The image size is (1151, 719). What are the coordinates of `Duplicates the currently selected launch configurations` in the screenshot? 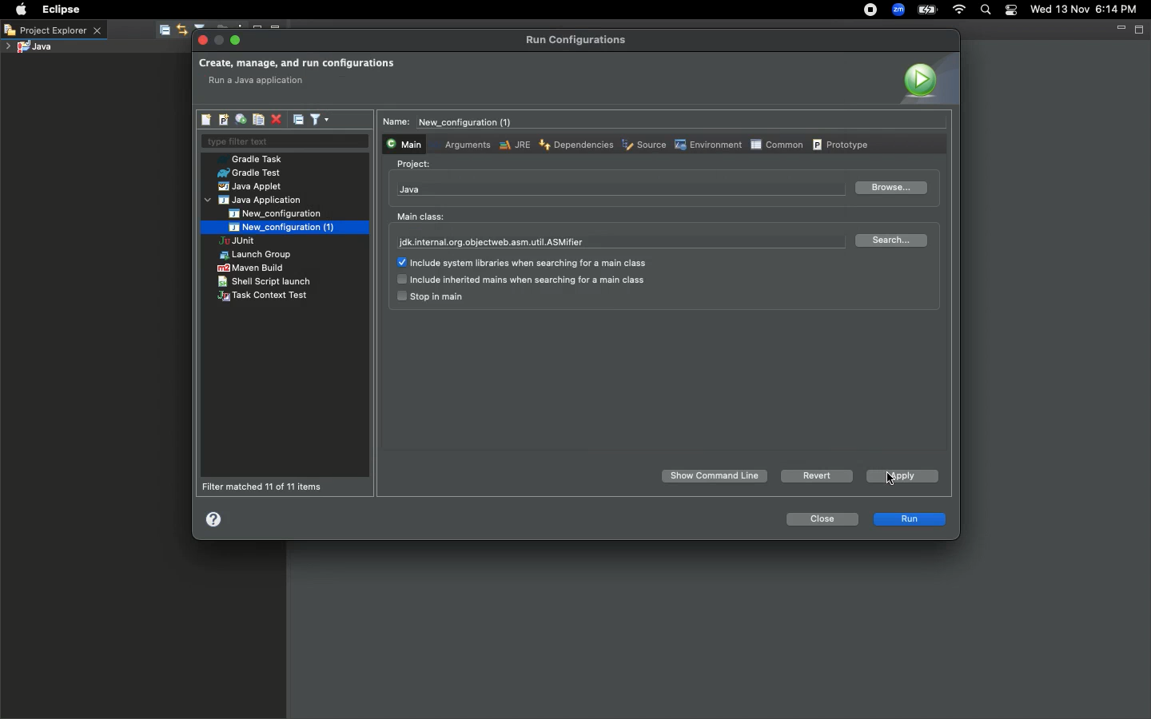 It's located at (258, 120).